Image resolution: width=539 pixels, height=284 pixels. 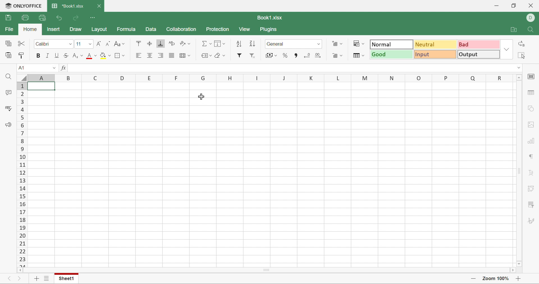 What do you see at coordinates (100, 28) in the screenshot?
I see `Layout` at bounding box center [100, 28].